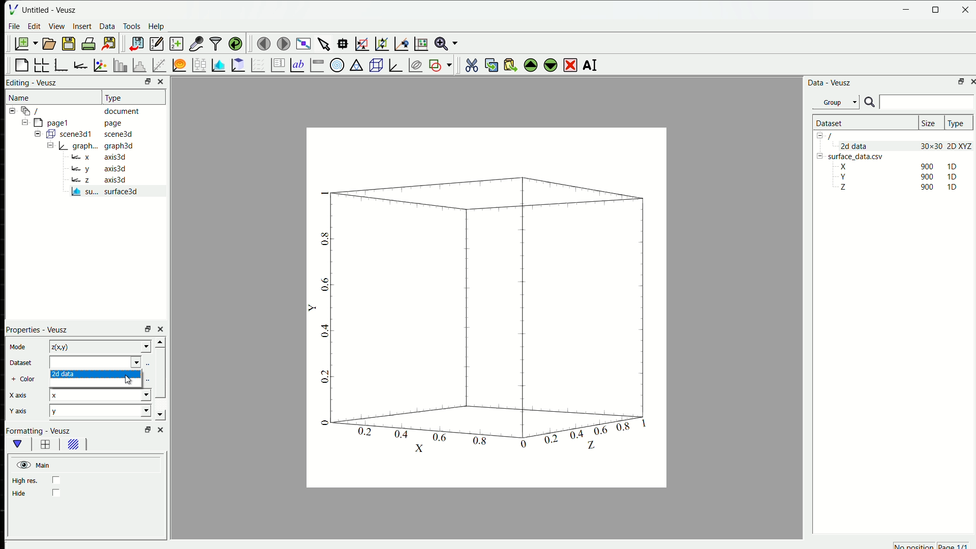 This screenshot has width=976, height=549. Describe the element at coordinates (239, 65) in the screenshot. I see `plot a 2D dataset as contours` at that location.